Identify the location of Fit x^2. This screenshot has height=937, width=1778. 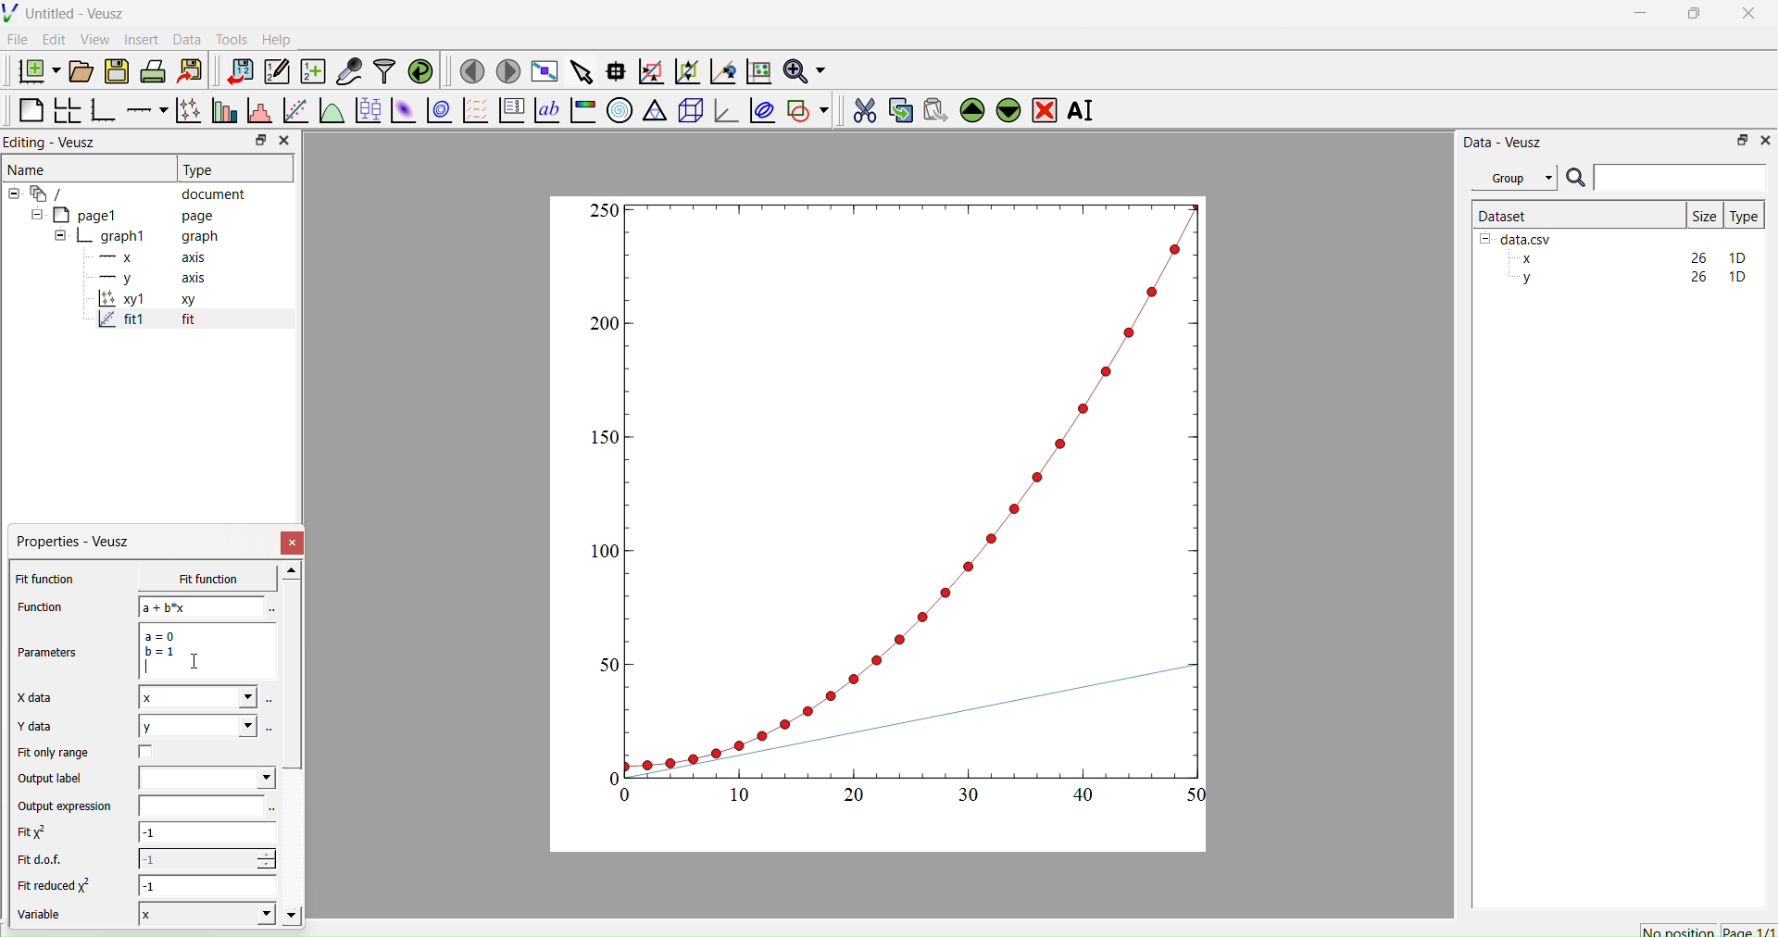
(42, 832).